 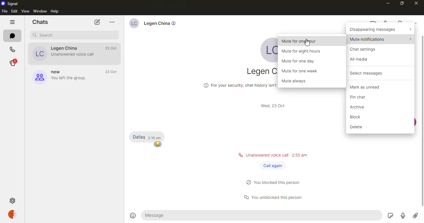 What do you see at coordinates (275, 106) in the screenshot?
I see `time` at bounding box center [275, 106].